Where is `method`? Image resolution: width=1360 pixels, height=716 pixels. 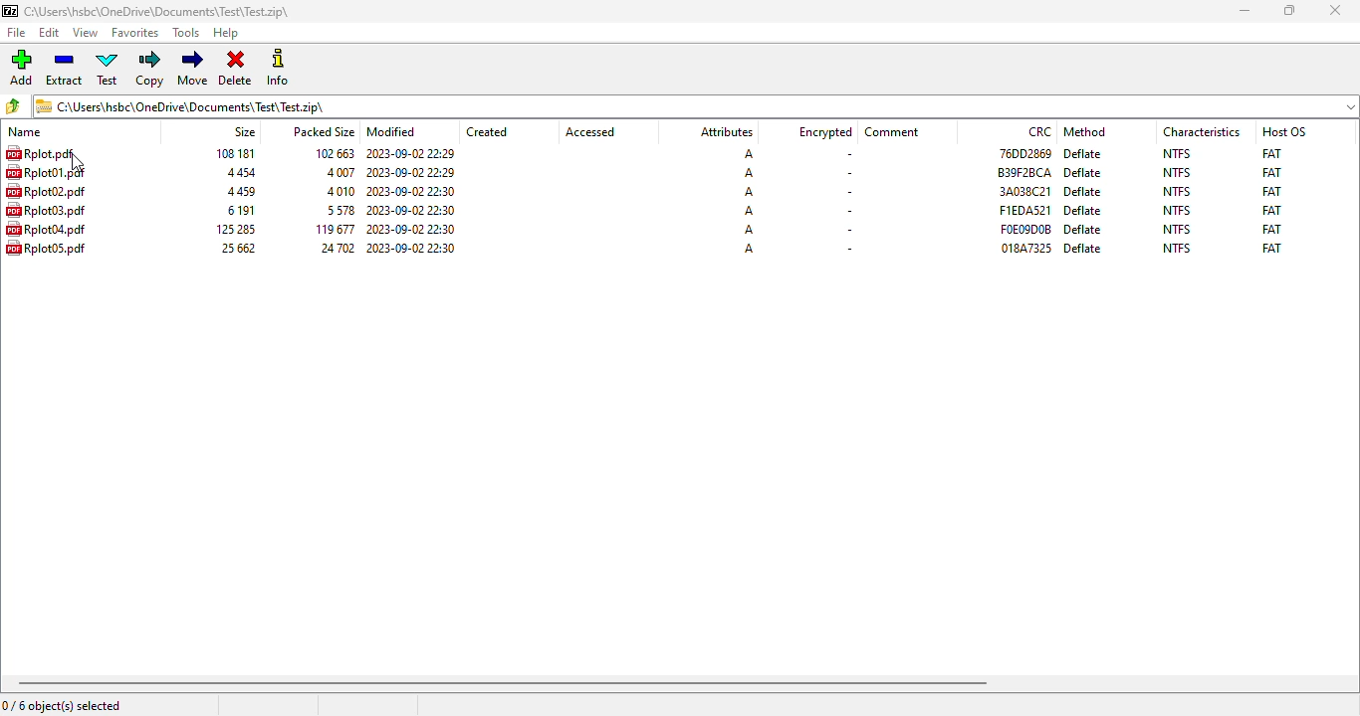
method is located at coordinates (1084, 131).